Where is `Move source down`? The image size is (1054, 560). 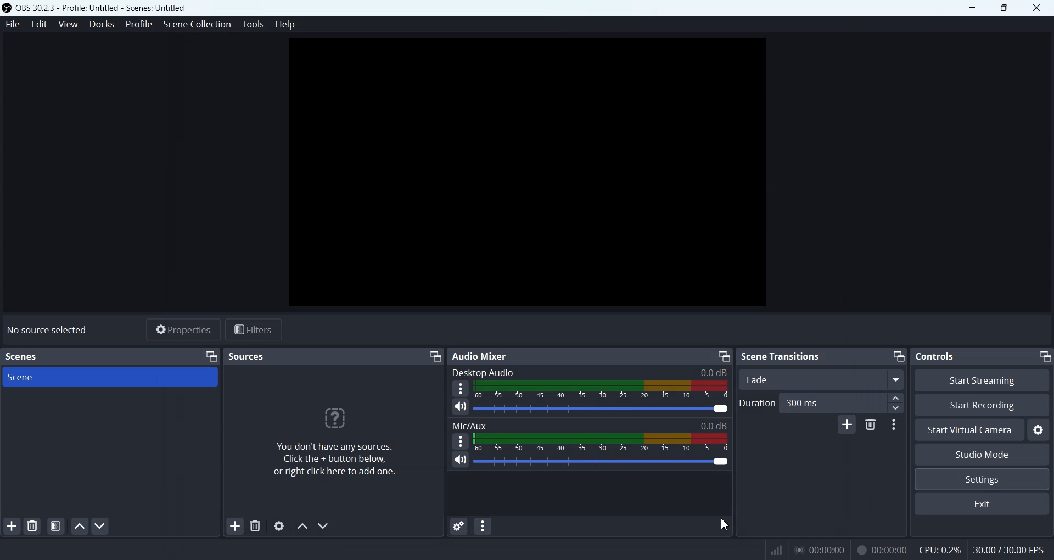 Move source down is located at coordinates (324, 525).